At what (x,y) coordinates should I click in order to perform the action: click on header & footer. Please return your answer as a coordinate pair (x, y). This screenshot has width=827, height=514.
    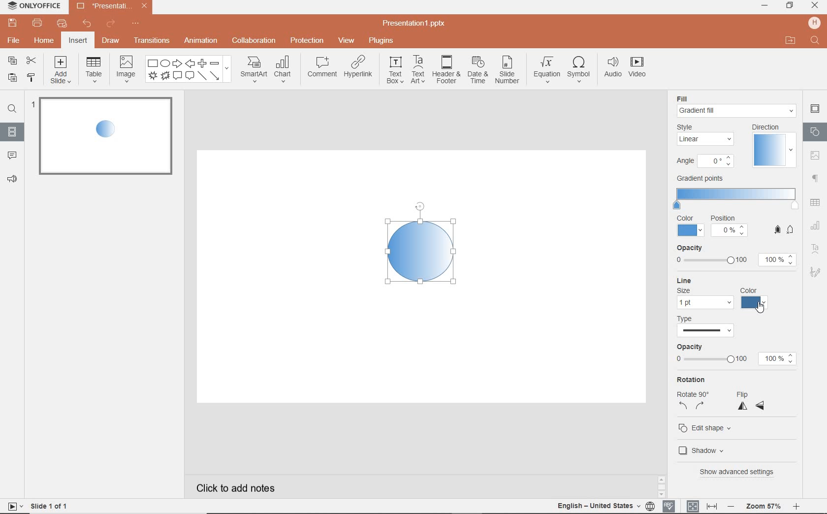
    Looking at the image, I should click on (446, 71).